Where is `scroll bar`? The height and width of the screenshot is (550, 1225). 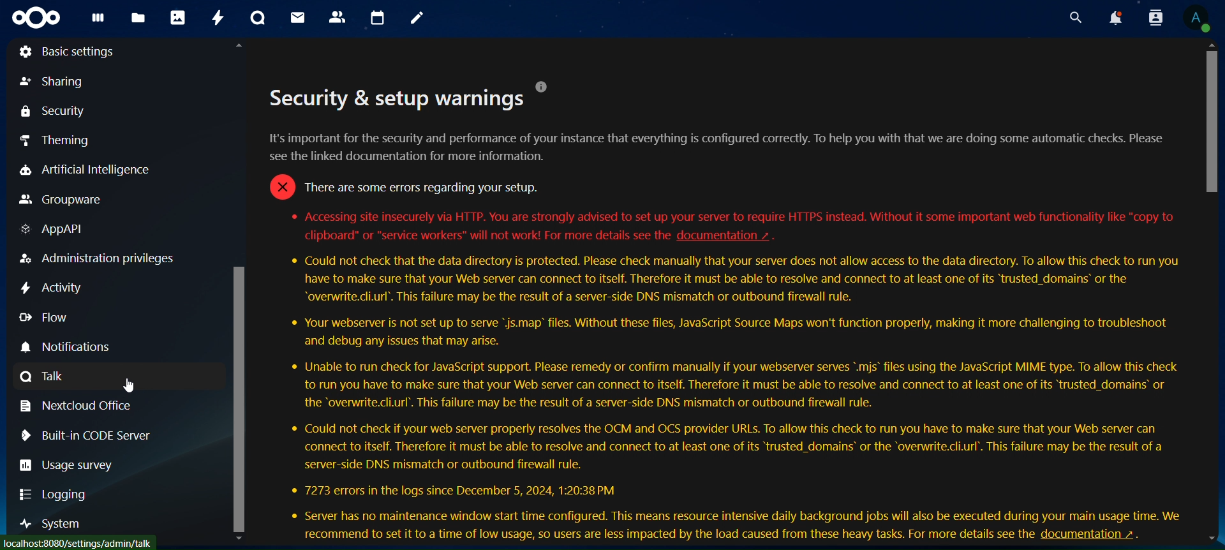 scroll bar is located at coordinates (237, 398).